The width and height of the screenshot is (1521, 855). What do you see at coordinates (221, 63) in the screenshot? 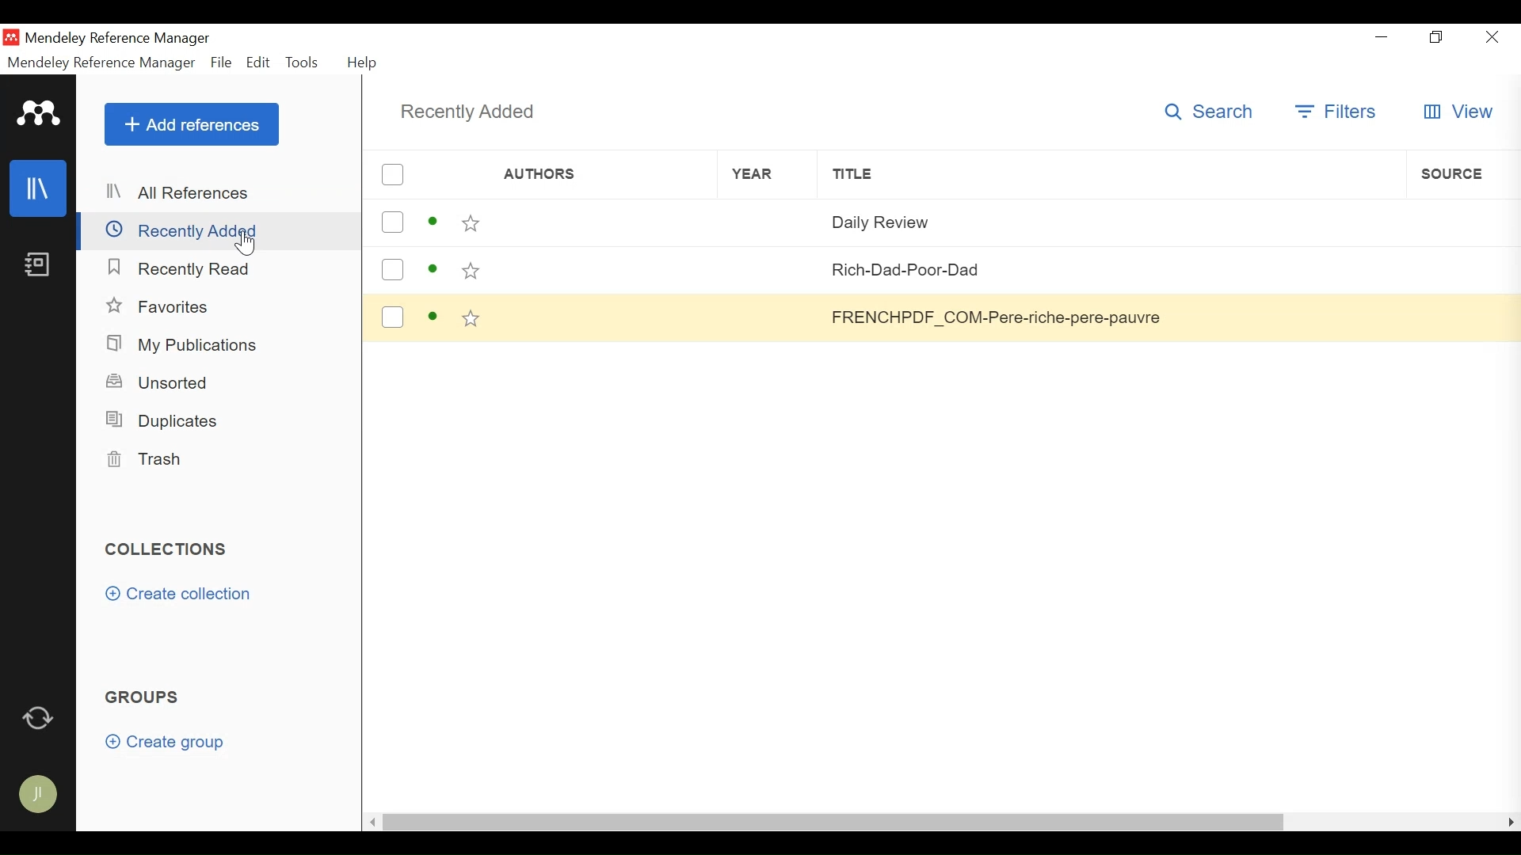
I see `File` at bounding box center [221, 63].